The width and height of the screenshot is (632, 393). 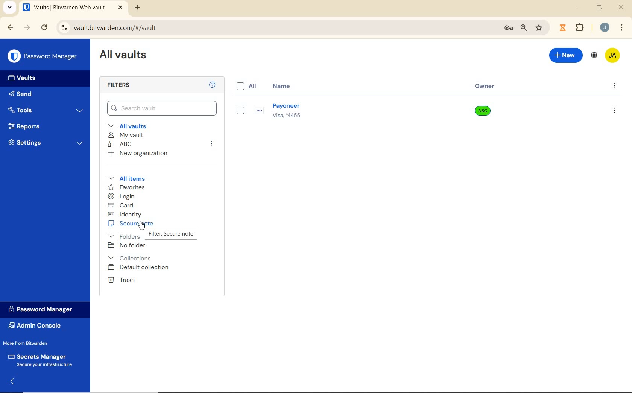 I want to click on reload, so click(x=44, y=28).